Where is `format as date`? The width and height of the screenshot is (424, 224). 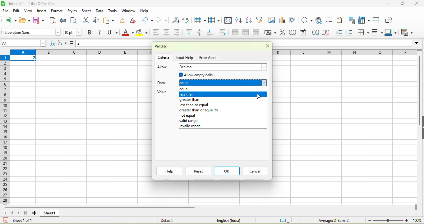
format as date is located at coordinates (303, 33).